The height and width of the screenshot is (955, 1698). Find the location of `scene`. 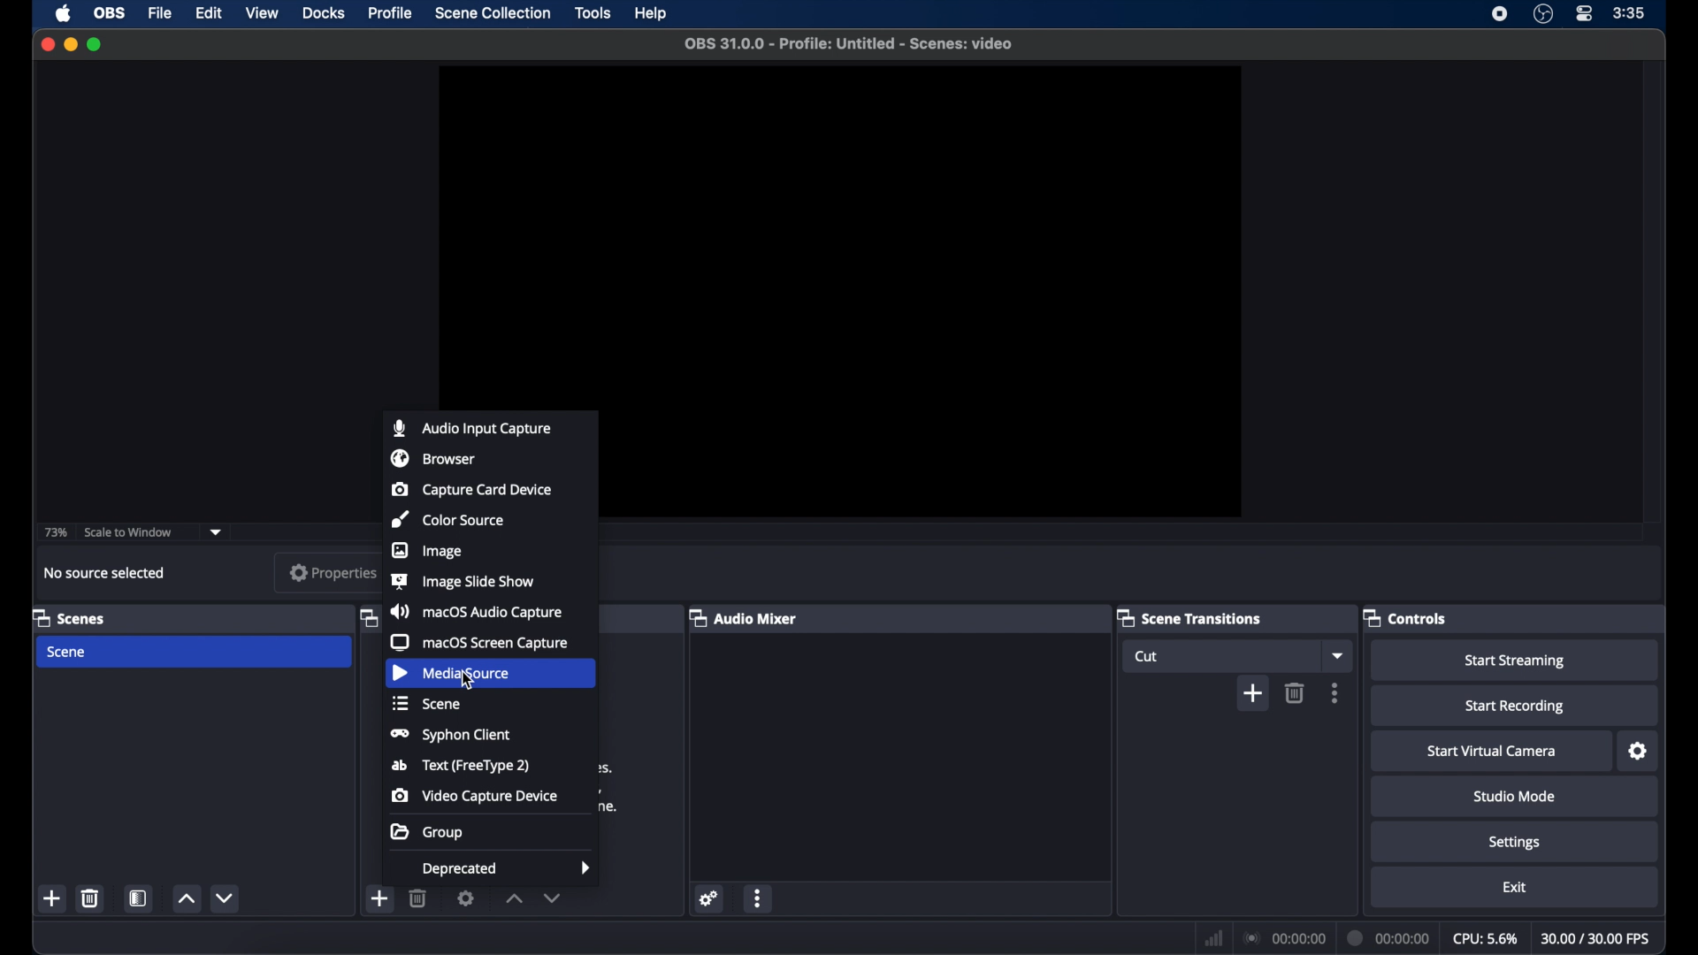

scene is located at coordinates (425, 704).